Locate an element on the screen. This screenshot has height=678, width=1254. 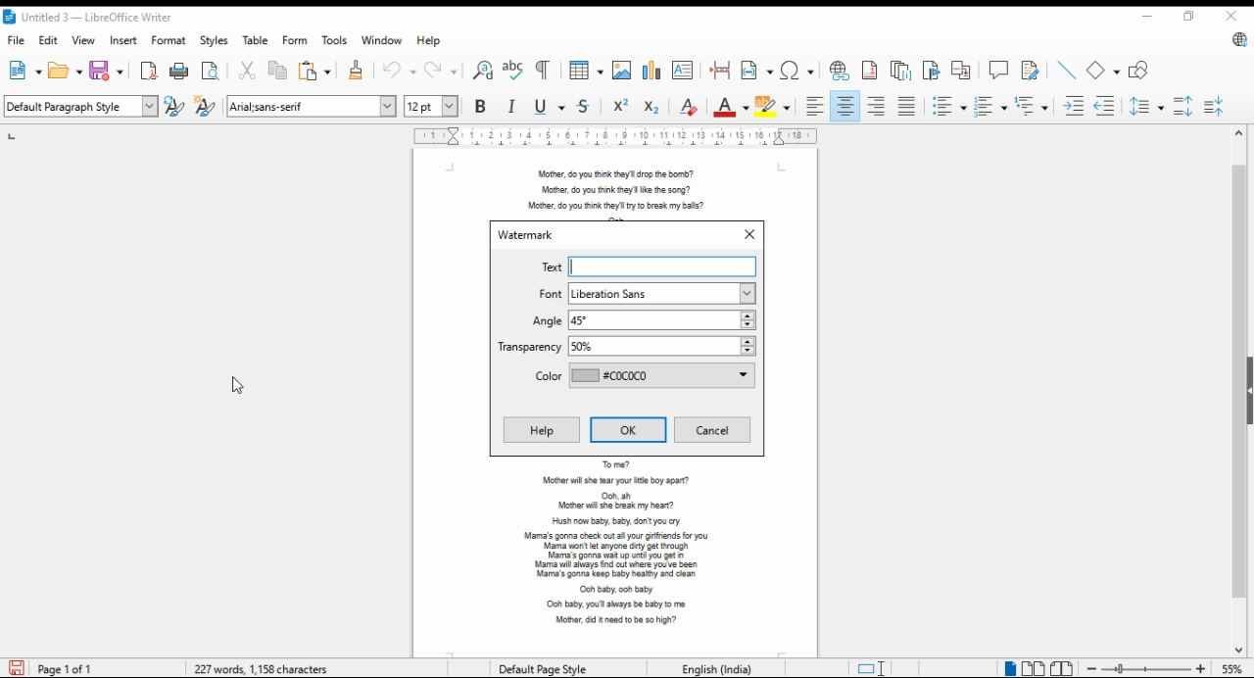
table is located at coordinates (258, 40).